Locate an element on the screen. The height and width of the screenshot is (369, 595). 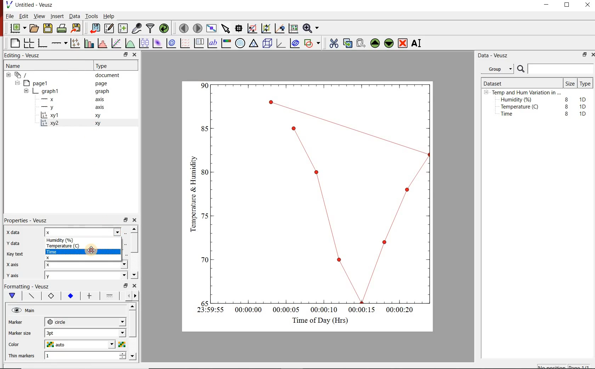
Select using dataset browser is located at coordinates (126, 243).